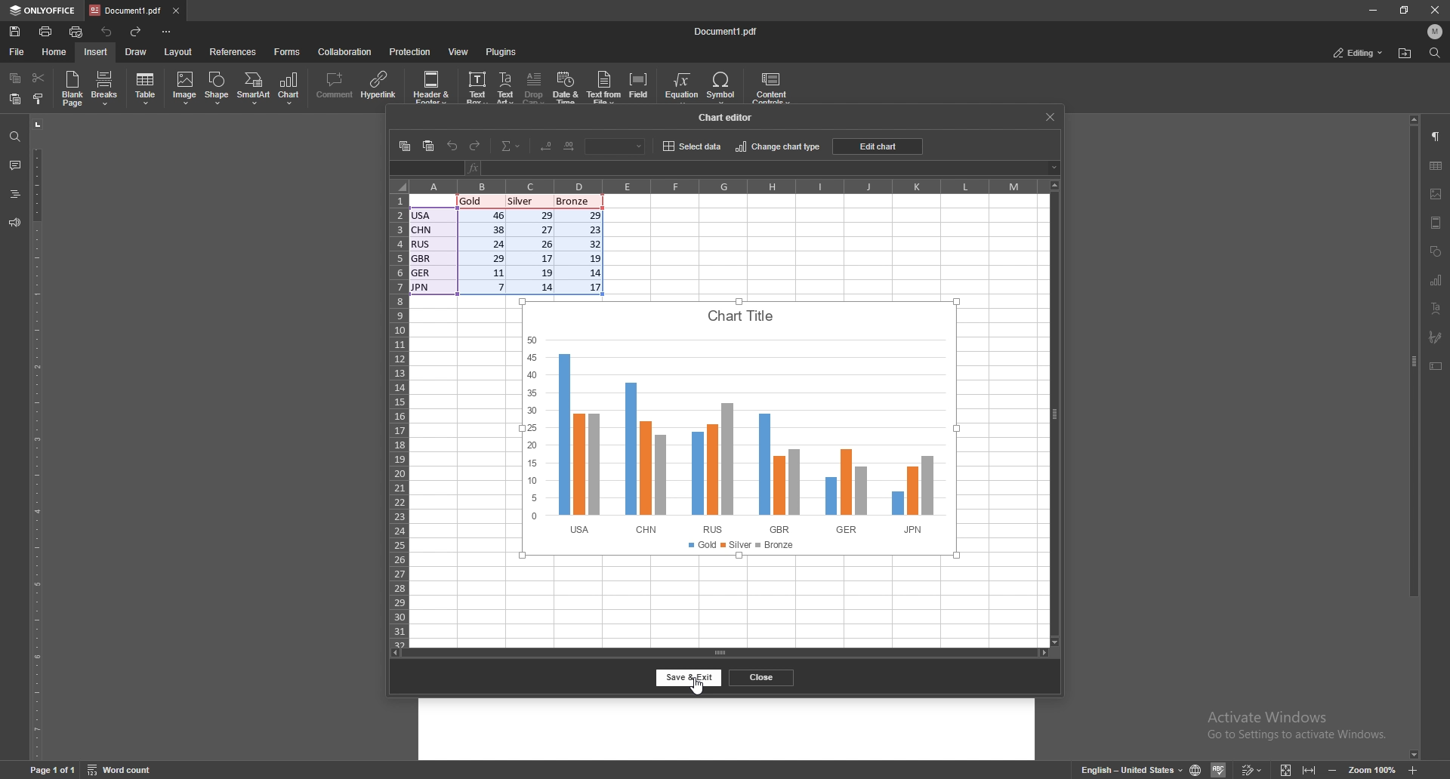 Image resolution: width=1450 pixels, height=779 pixels. What do you see at coordinates (543, 287) in the screenshot?
I see `14` at bounding box center [543, 287].